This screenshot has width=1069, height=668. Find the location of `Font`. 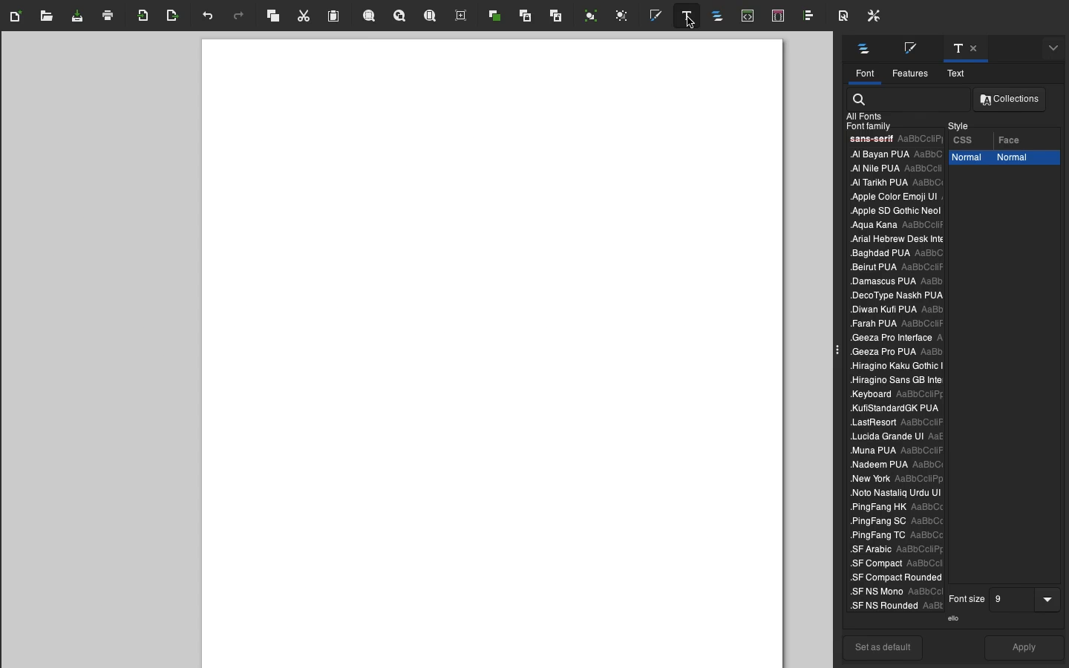

Font is located at coordinates (863, 73).